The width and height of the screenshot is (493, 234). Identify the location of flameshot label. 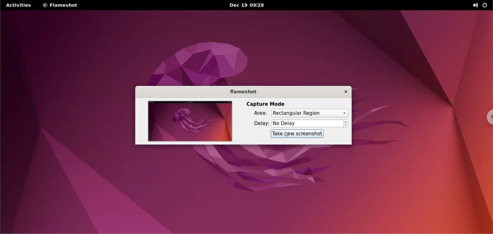
(245, 92).